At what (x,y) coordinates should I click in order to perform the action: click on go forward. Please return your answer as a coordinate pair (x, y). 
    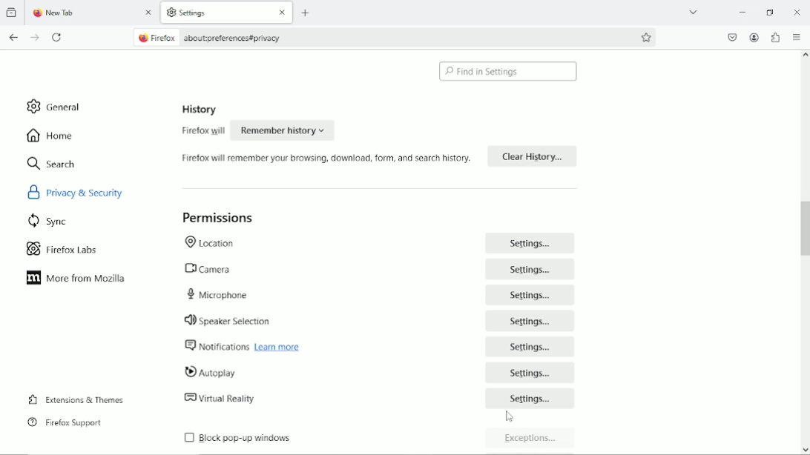
    Looking at the image, I should click on (36, 38).